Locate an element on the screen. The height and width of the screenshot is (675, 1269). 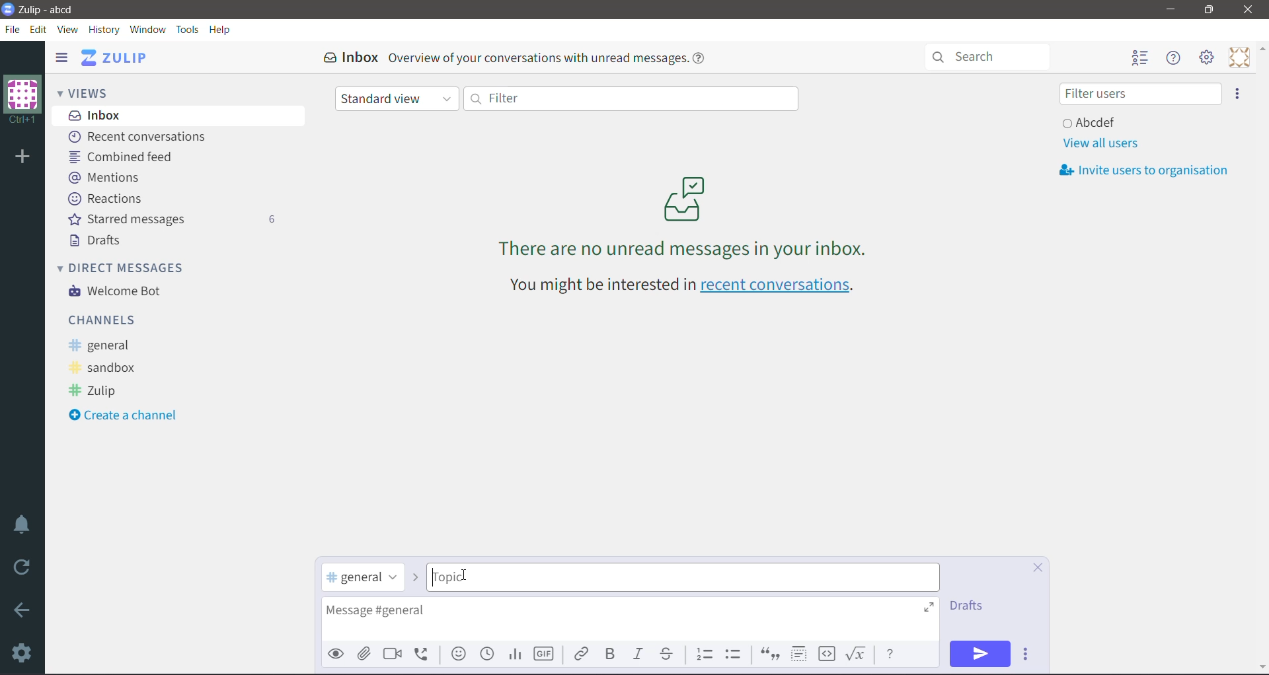
Organization Name is located at coordinates (22, 100).